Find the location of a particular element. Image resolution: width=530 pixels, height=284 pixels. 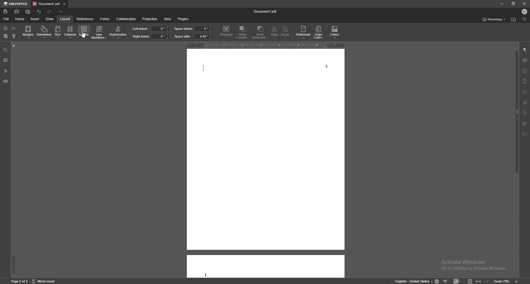

line numbers is located at coordinates (99, 33).